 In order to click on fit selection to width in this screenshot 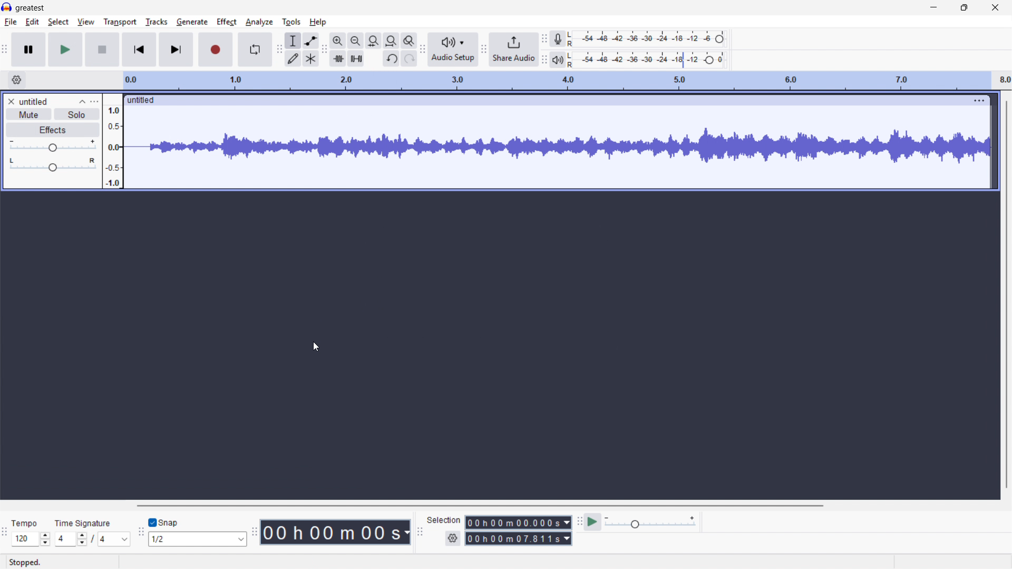, I will do `click(373, 41)`.